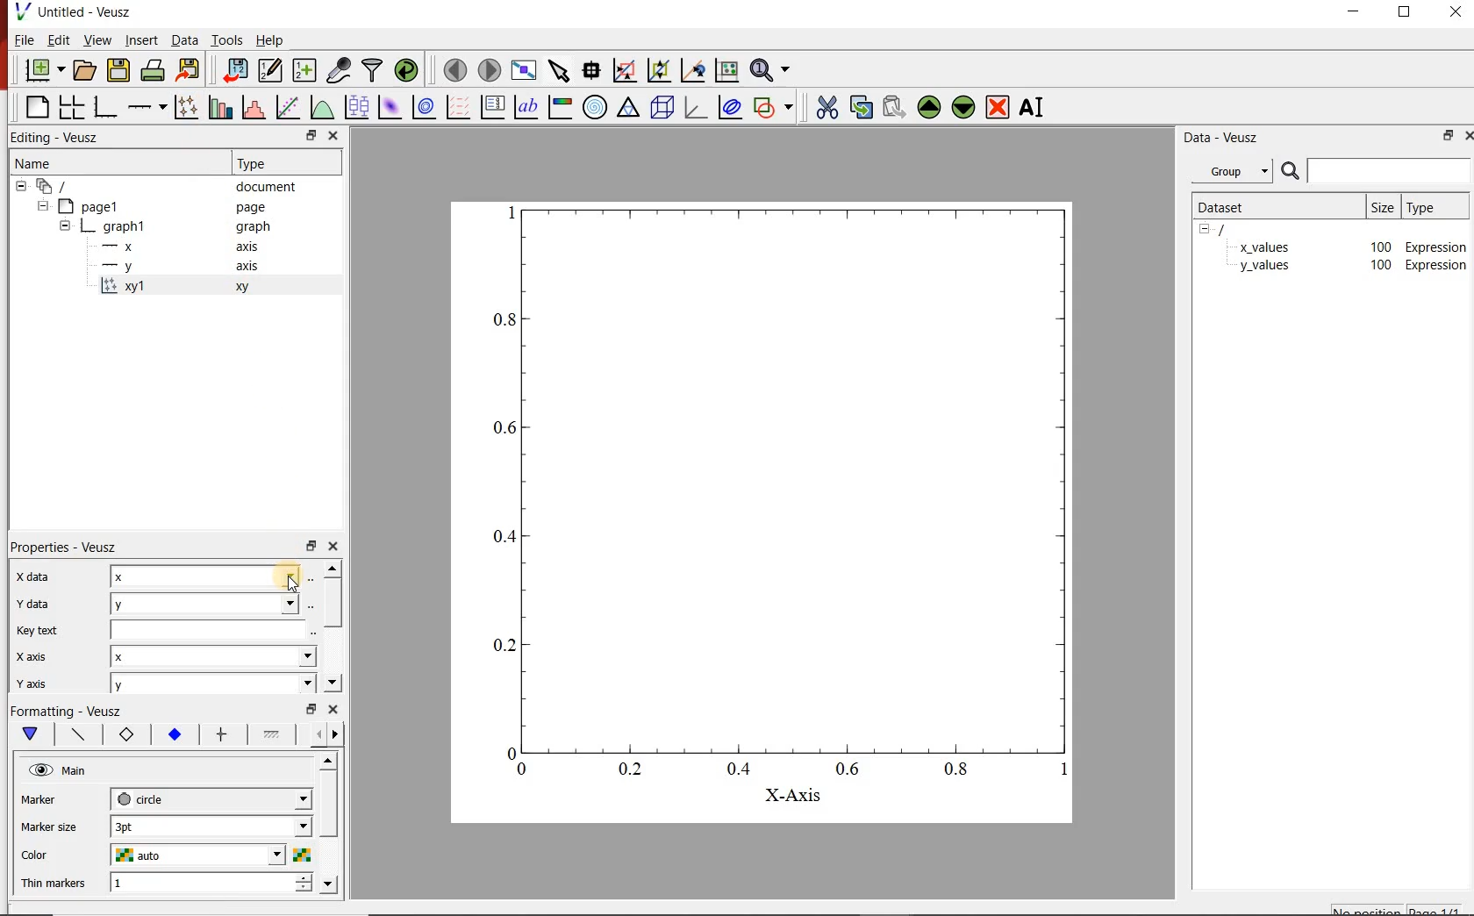  What do you see at coordinates (39, 684) in the screenshot?
I see `| Y ais` at bounding box center [39, 684].